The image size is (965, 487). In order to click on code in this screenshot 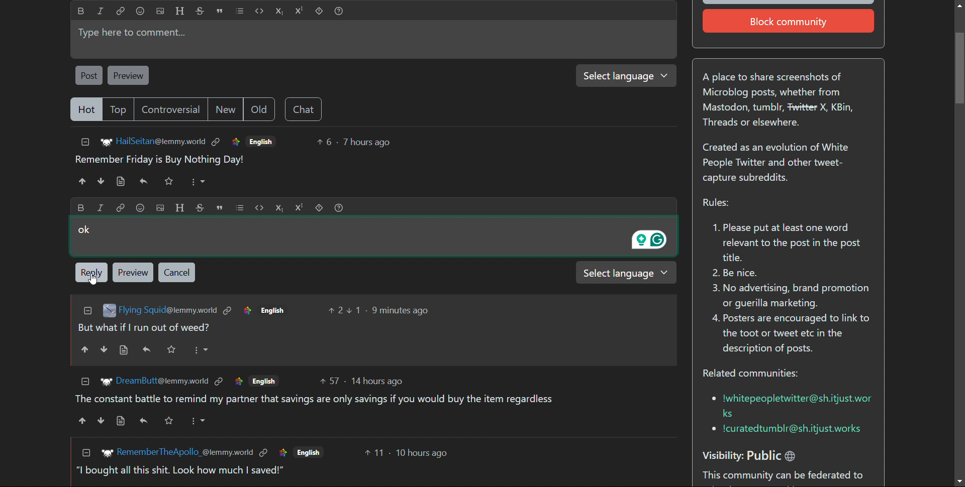, I will do `click(257, 206)`.